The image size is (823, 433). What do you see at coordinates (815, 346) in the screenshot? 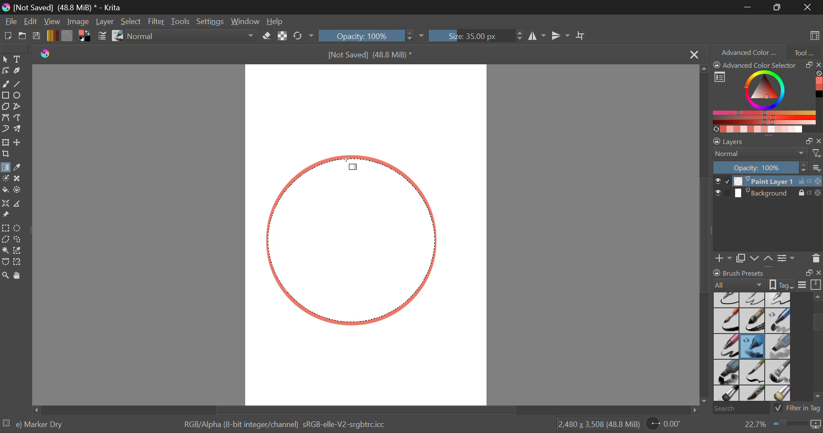
I see `slider` at bounding box center [815, 346].